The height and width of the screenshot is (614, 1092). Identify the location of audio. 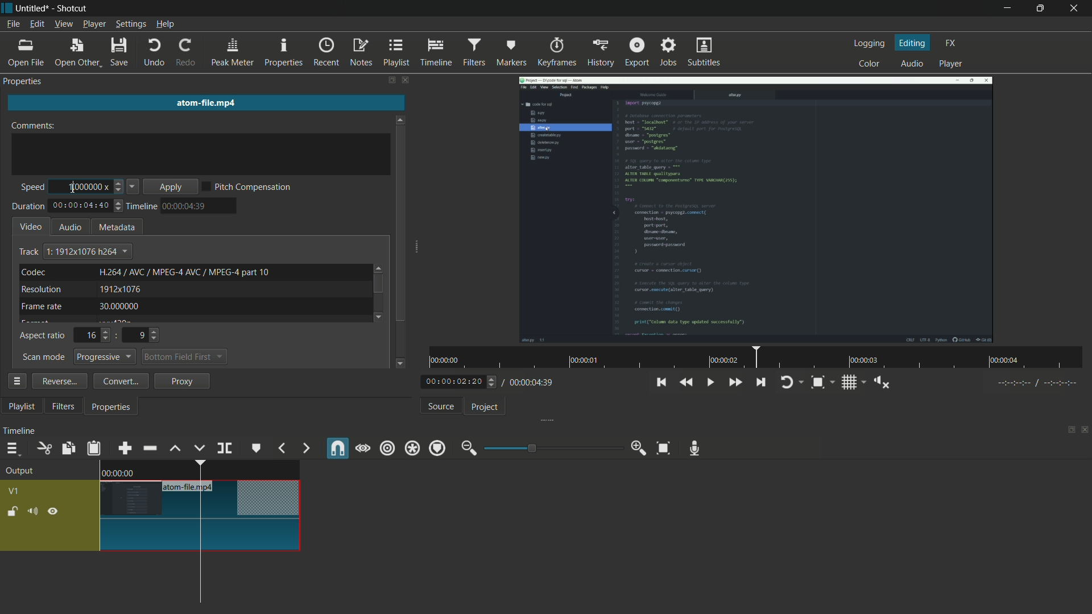
(70, 227).